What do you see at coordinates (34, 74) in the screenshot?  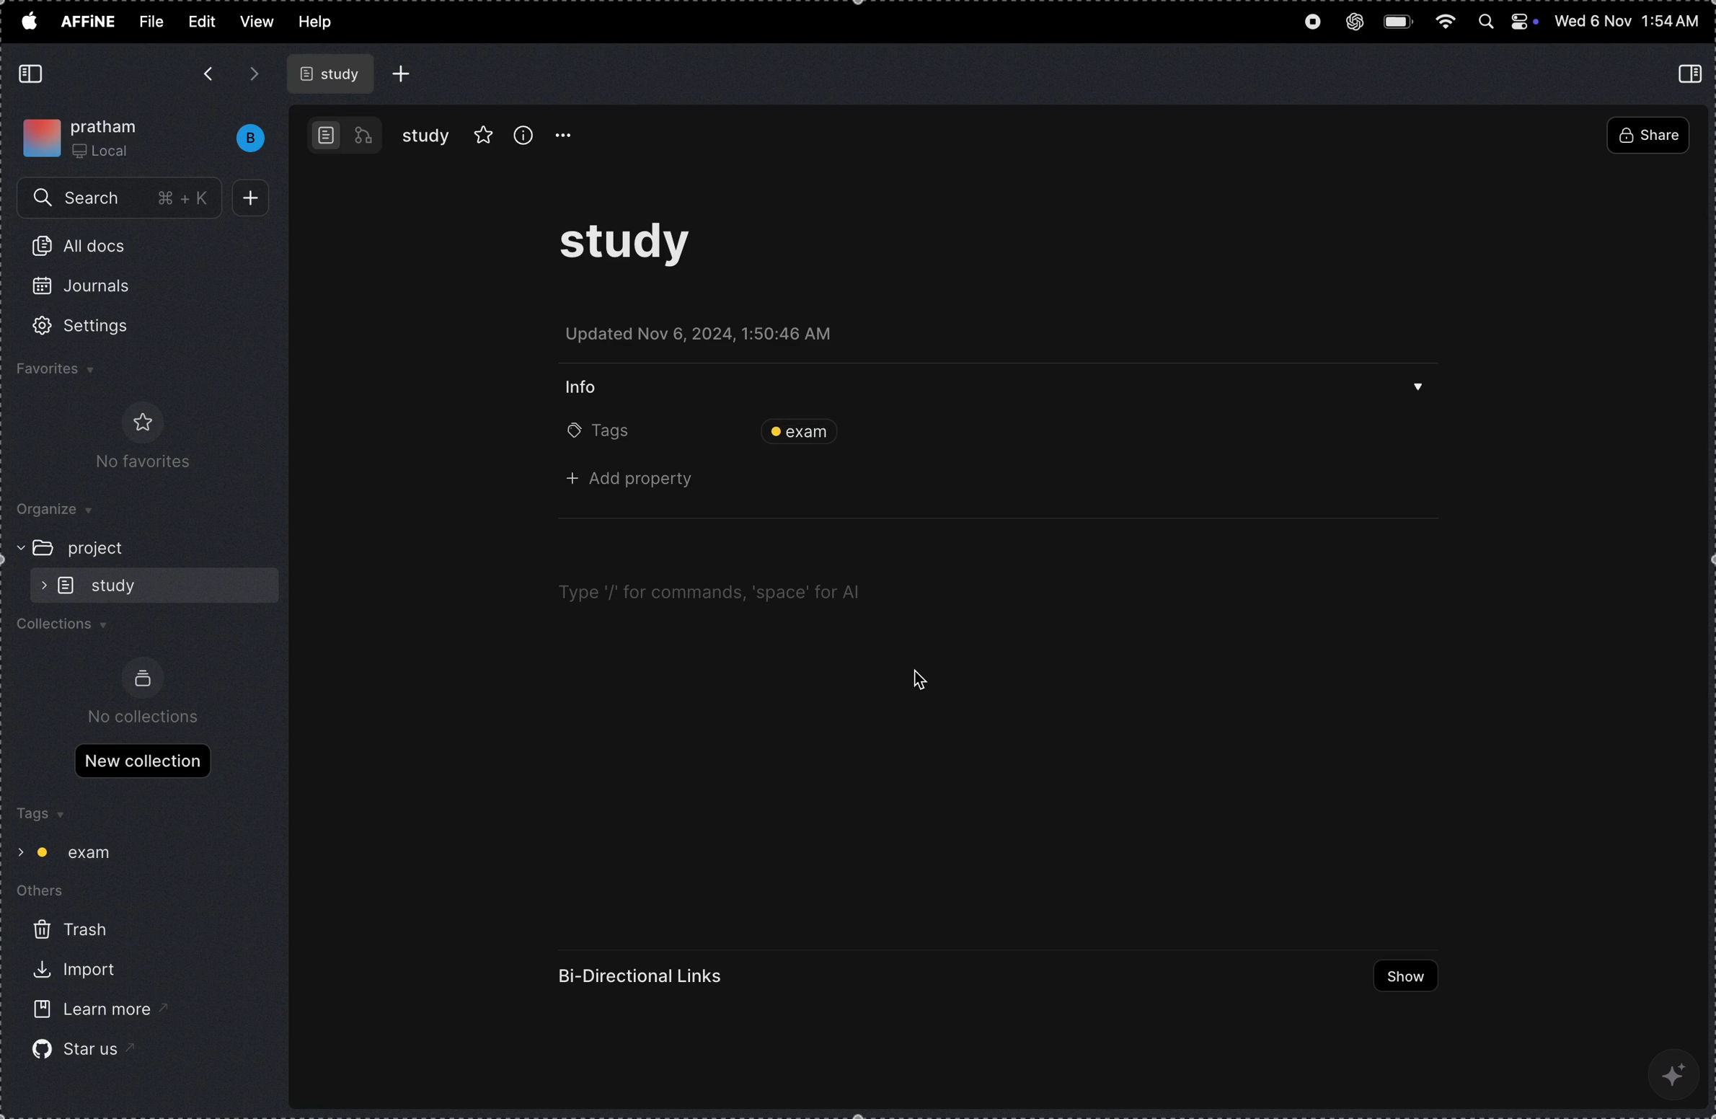 I see `collapse side bar` at bounding box center [34, 74].